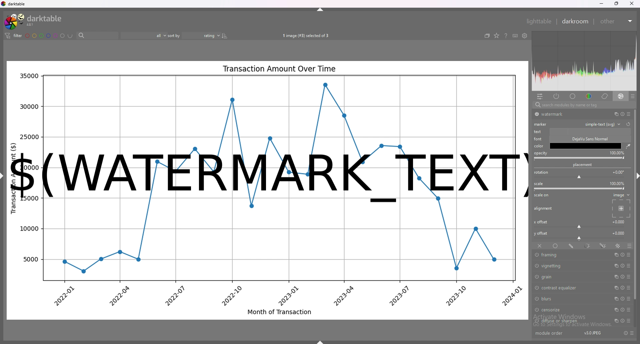 Image resolution: width=640 pixels, height=344 pixels. I want to click on text, so click(539, 132).